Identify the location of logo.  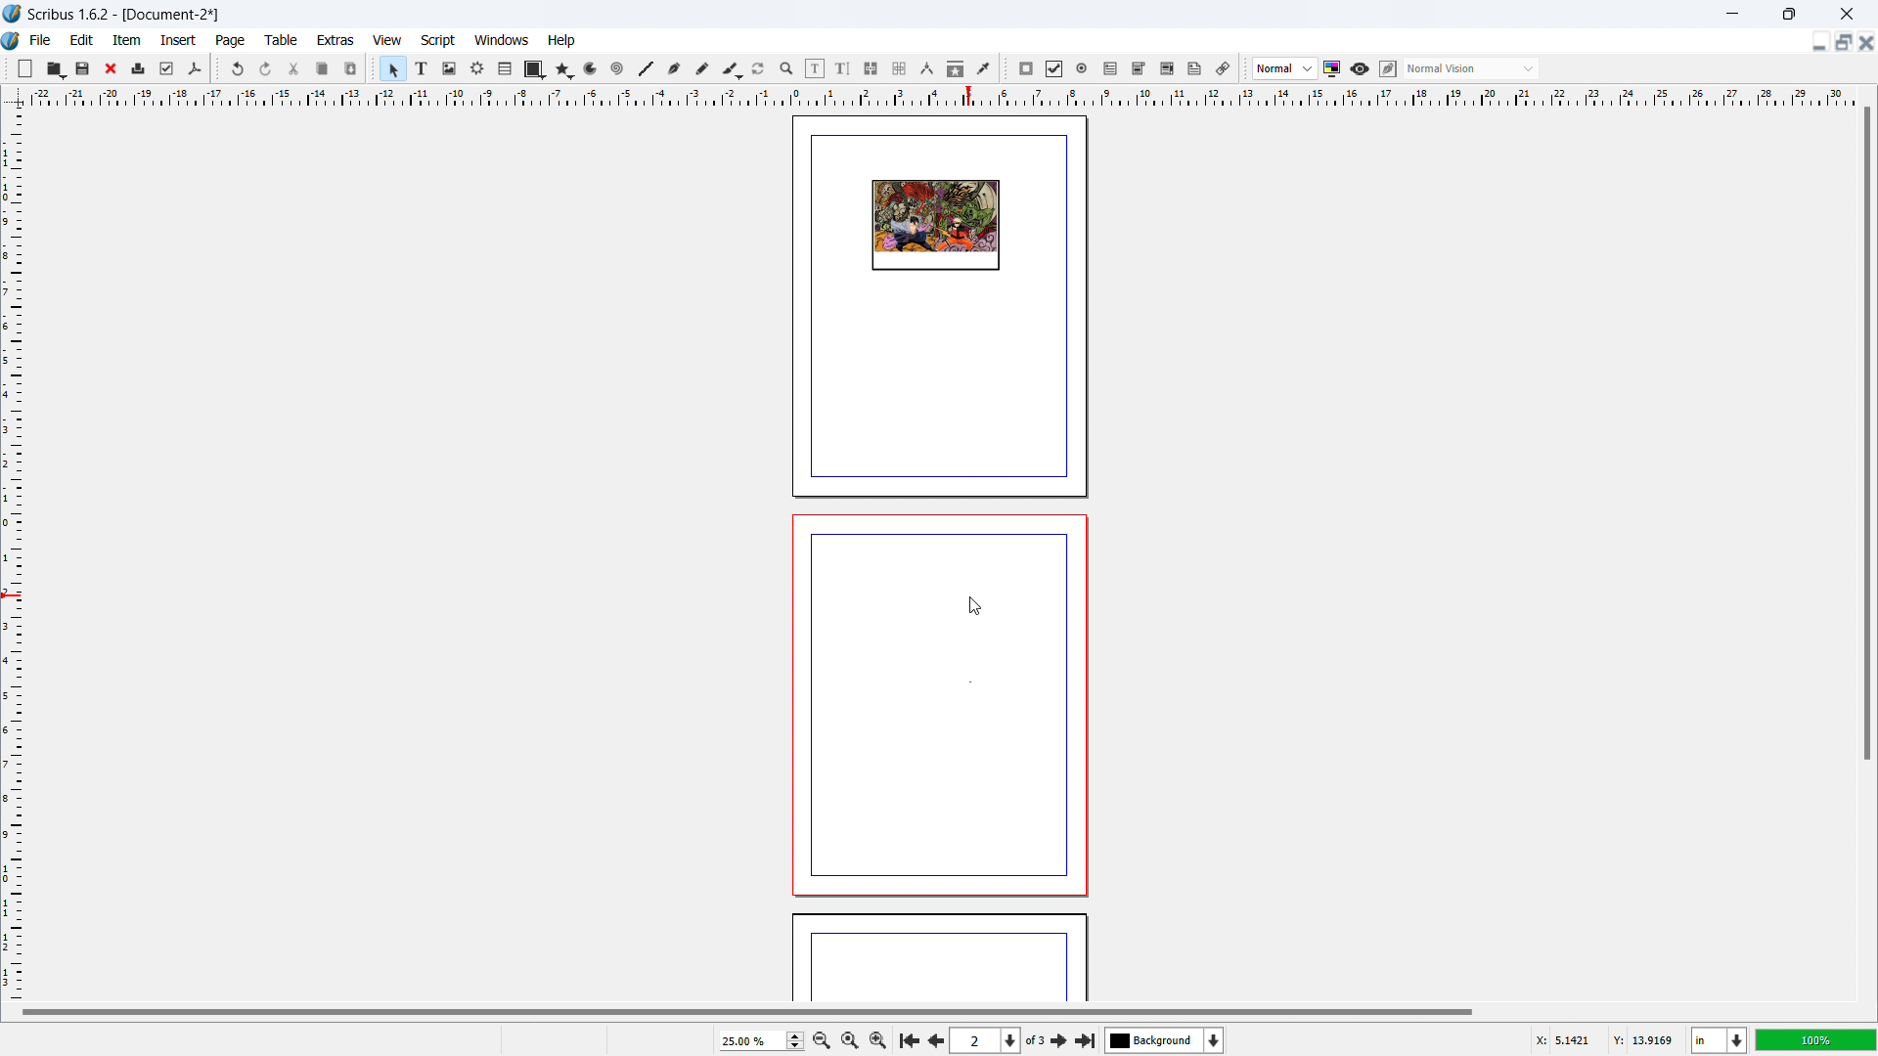
(13, 14).